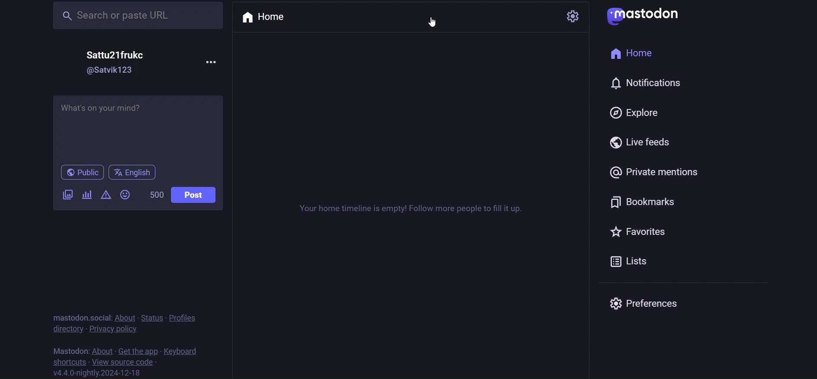  Describe the element at coordinates (639, 230) in the screenshot. I see `favorites` at that location.